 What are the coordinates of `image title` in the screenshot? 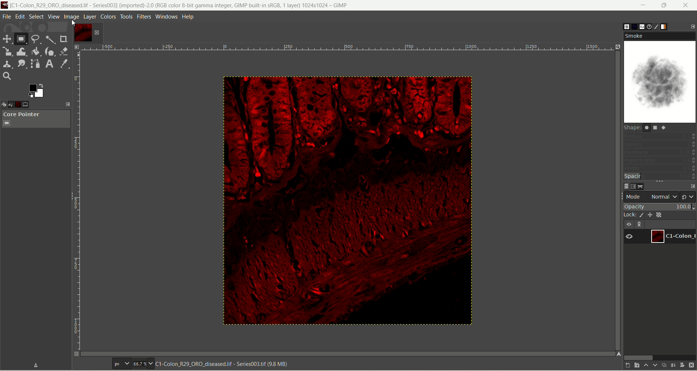 It's located at (222, 363).